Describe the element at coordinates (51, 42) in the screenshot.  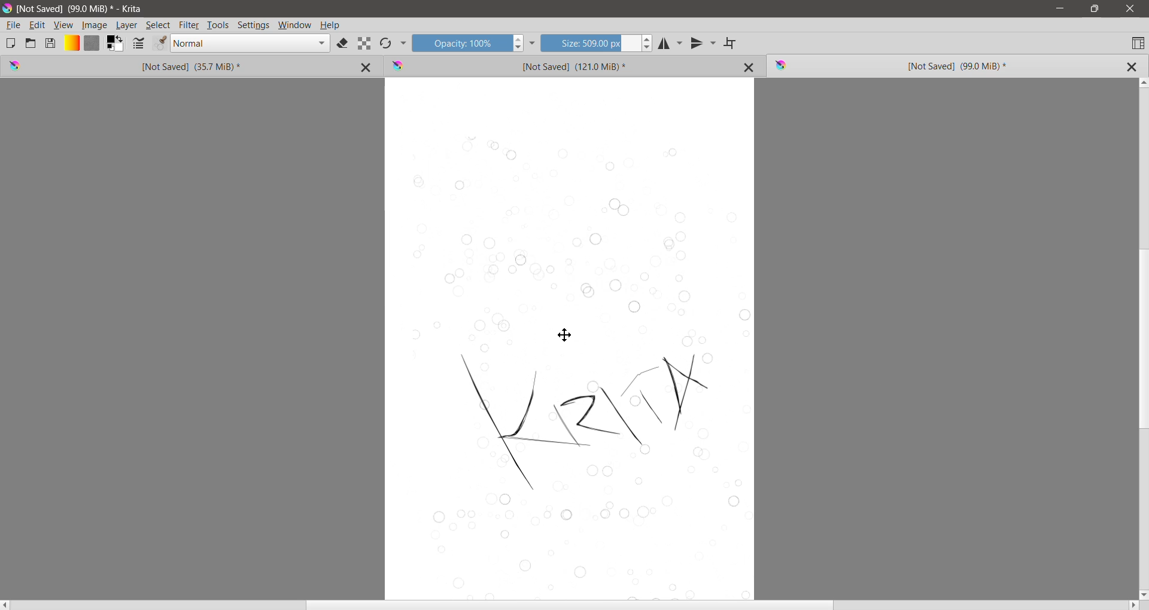
I see `Save` at that location.